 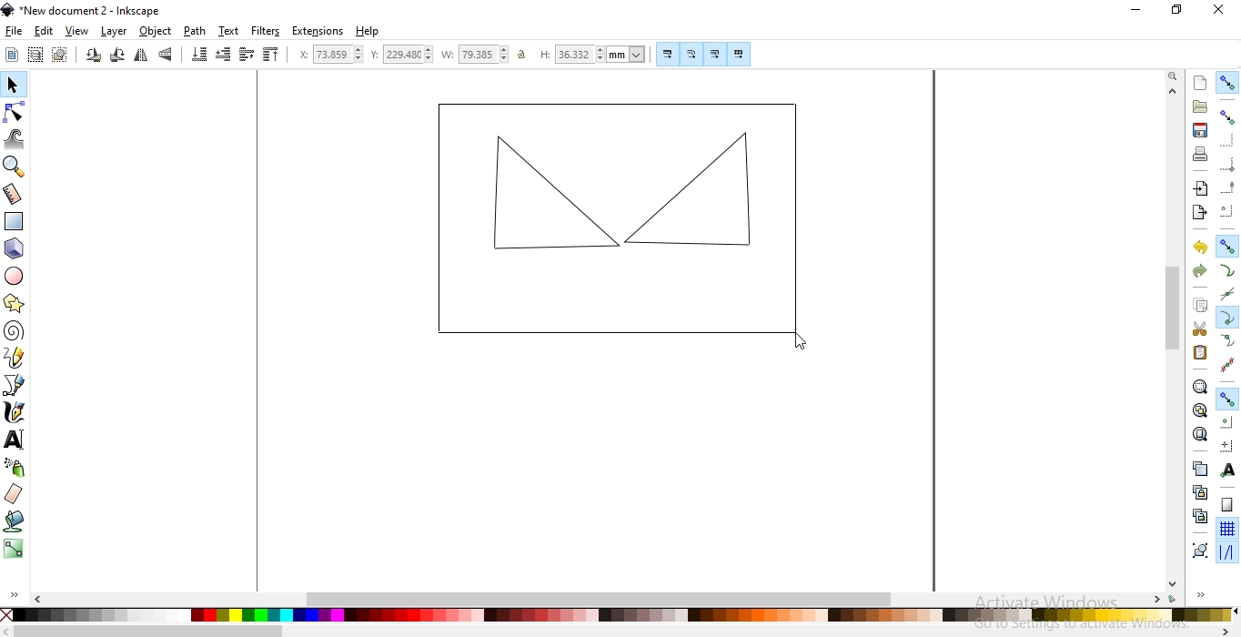 I want to click on fill bounded areas, so click(x=15, y=521).